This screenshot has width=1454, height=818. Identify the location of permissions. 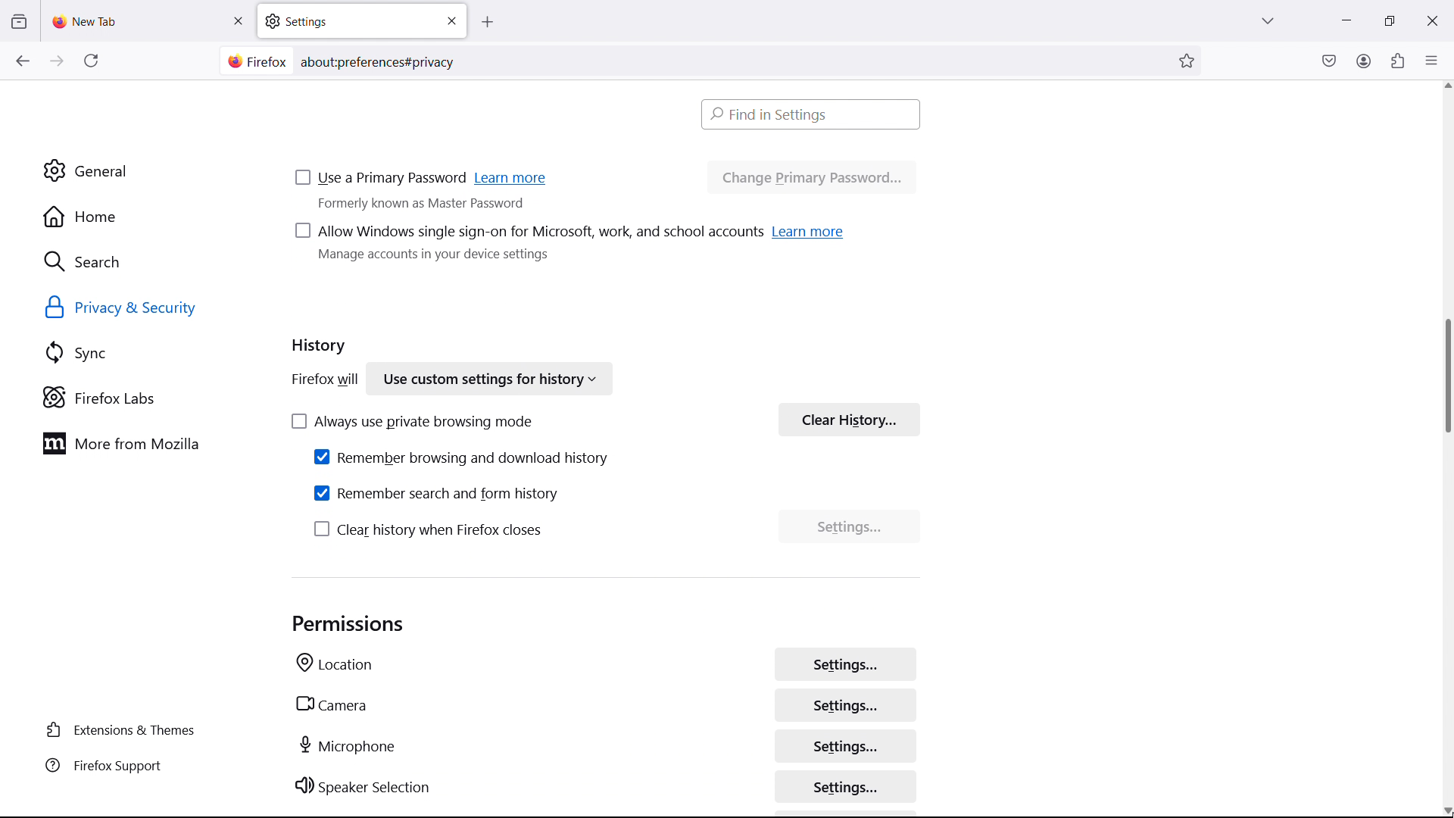
(349, 622).